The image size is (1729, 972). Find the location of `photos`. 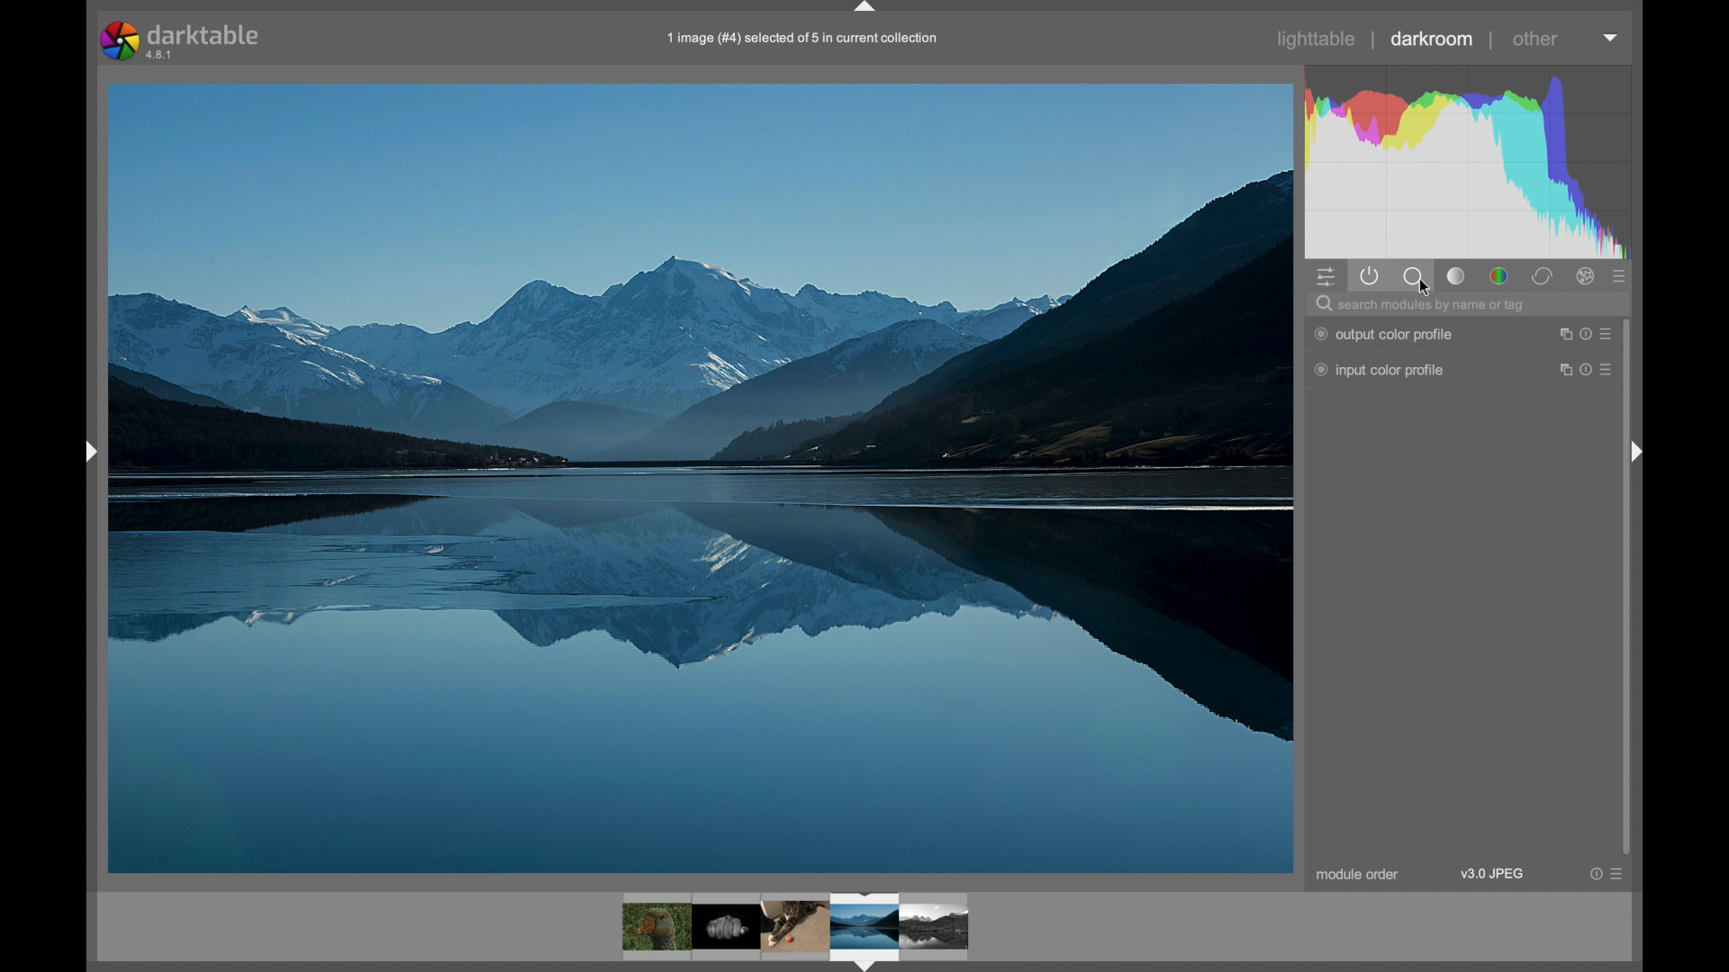

photos is located at coordinates (796, 929).